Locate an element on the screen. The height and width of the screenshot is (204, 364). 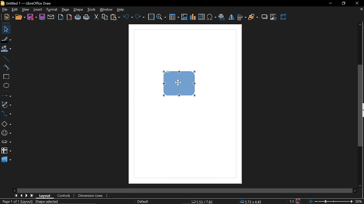
cursor is located at coordinates (178, 82).